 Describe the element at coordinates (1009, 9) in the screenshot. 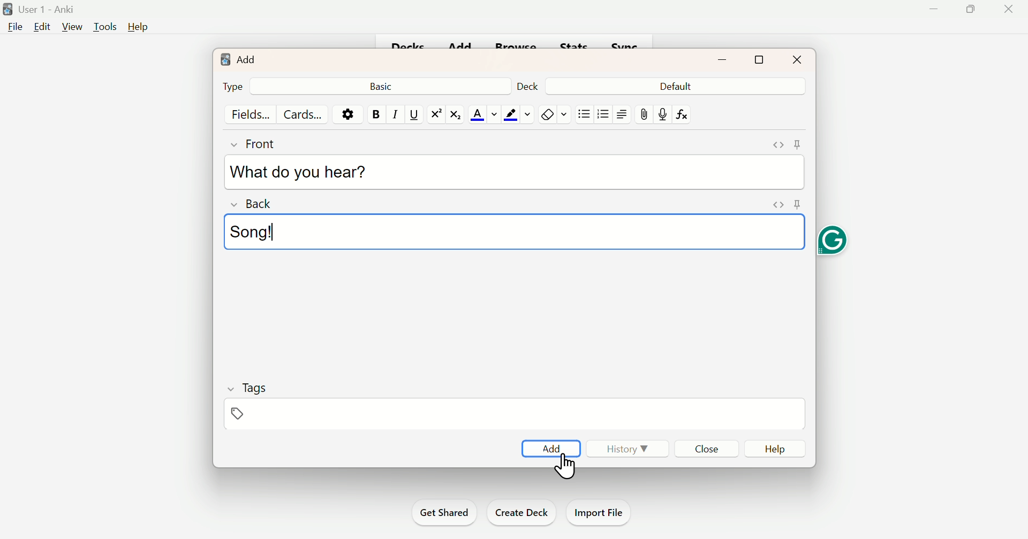

I see `Close` at that location.